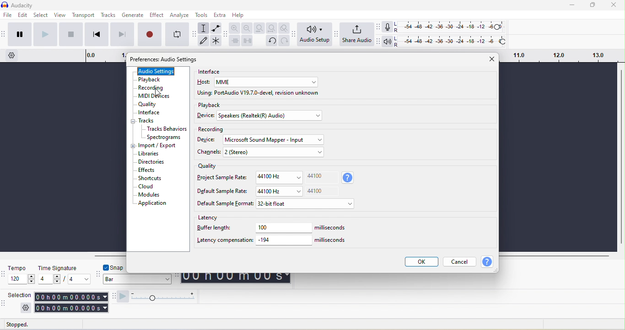  Describe the element at coordinates (166, 59) in the screenshot. I see `preference: audio setting` at that location.